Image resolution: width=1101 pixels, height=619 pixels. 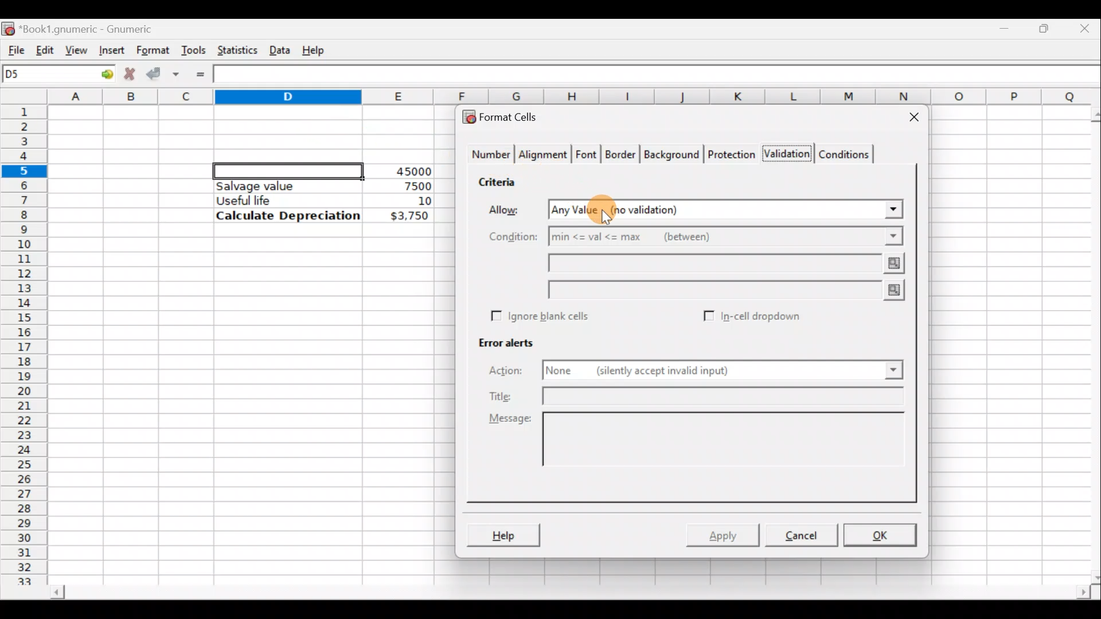 I want to click on Action drop down, so click(x=884, y=370).